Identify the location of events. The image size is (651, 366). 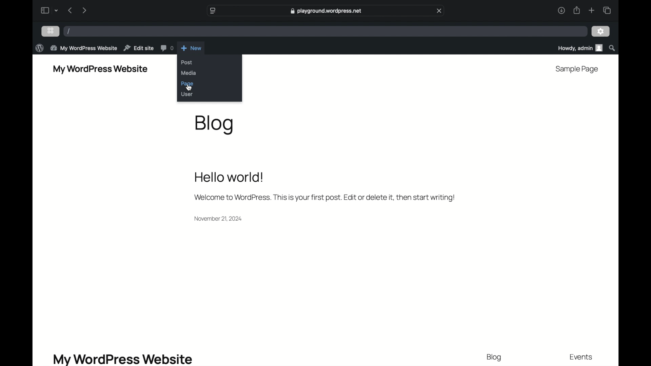
(582, 357).